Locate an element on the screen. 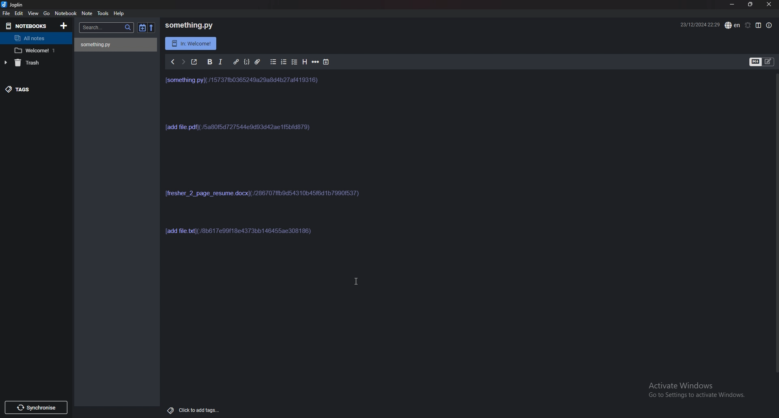 This screenshot has width=779, height=418. Bold is located at coordinates (209, 62).